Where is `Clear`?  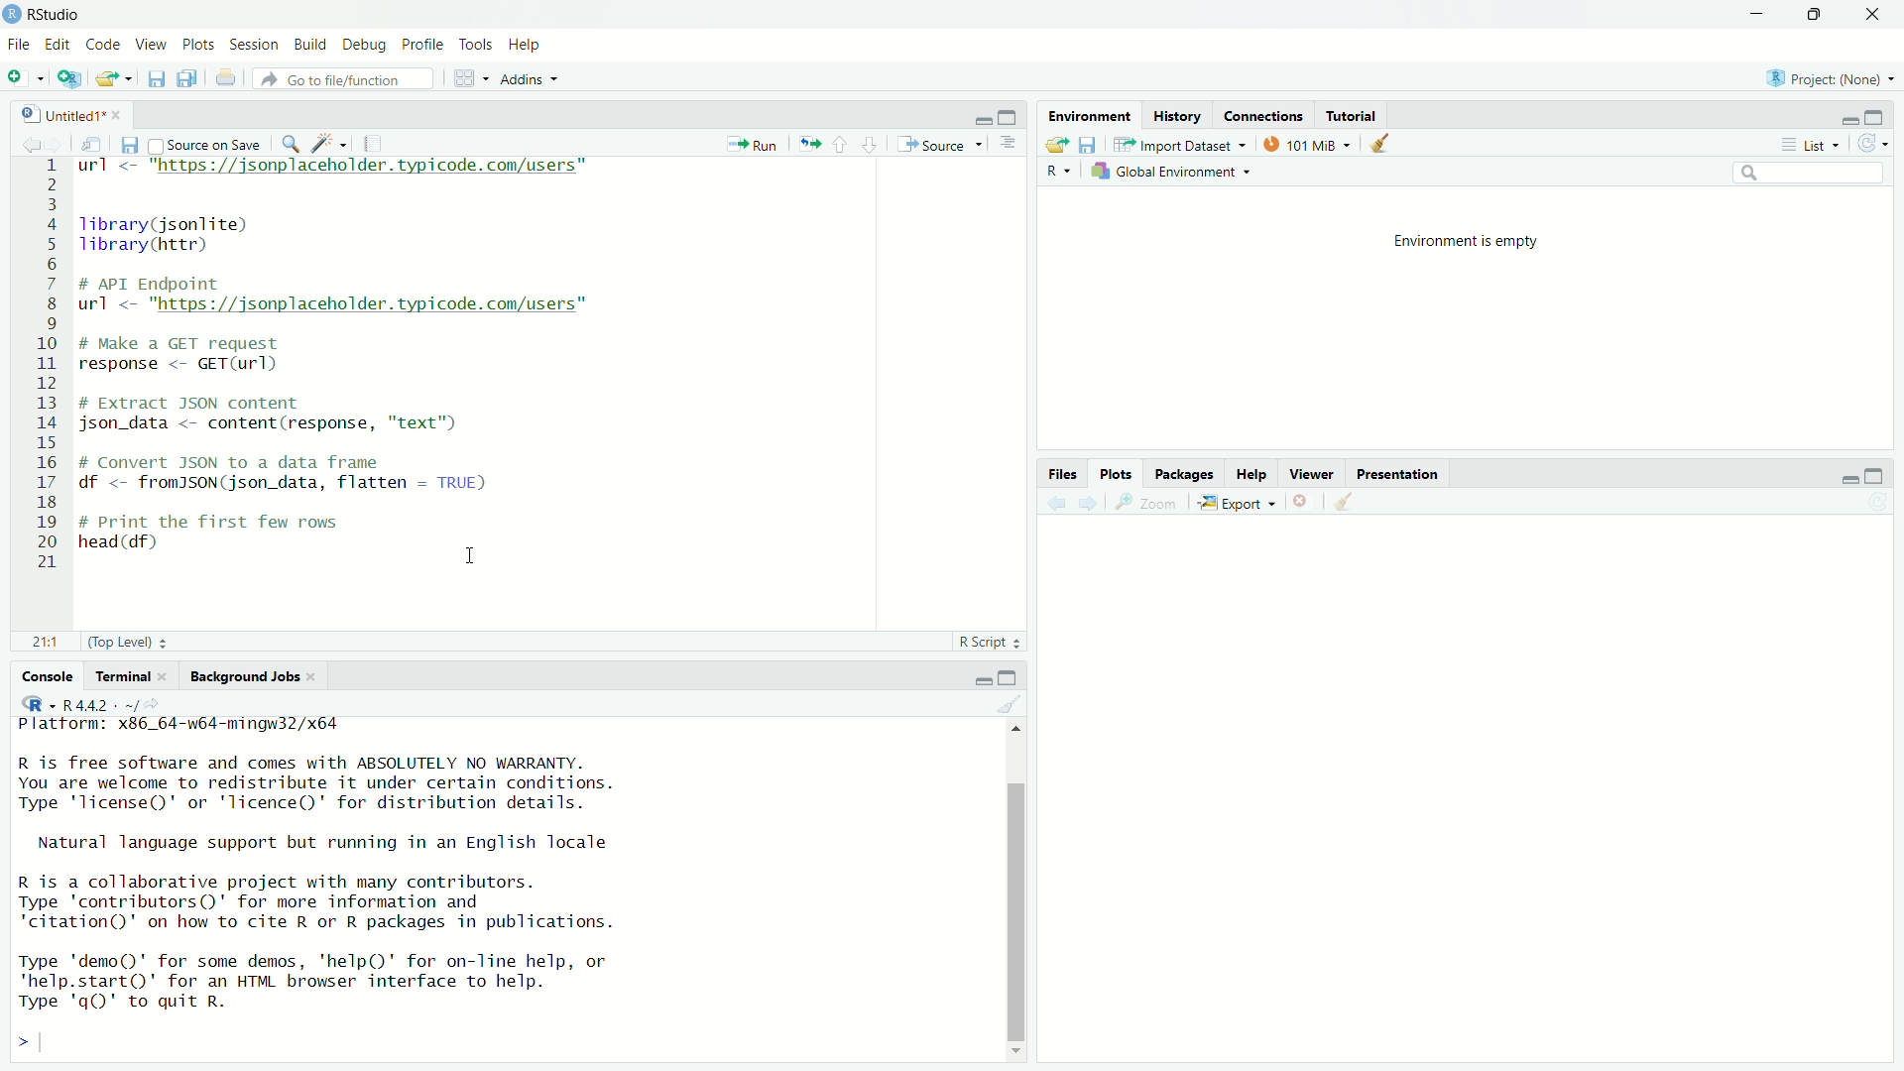
Clear is located at coordinates (1009, 706).